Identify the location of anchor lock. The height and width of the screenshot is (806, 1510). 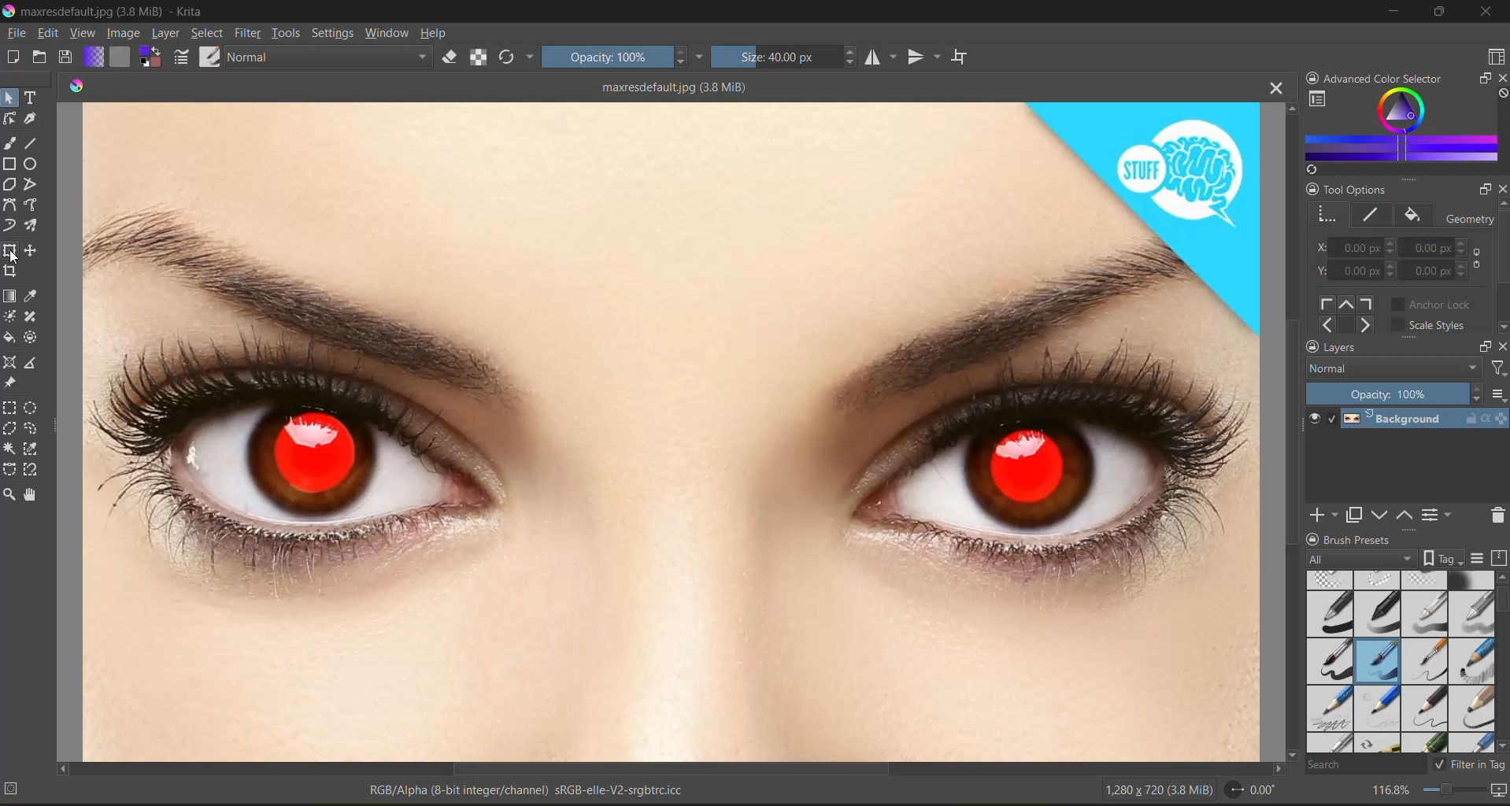
(1432, 305).